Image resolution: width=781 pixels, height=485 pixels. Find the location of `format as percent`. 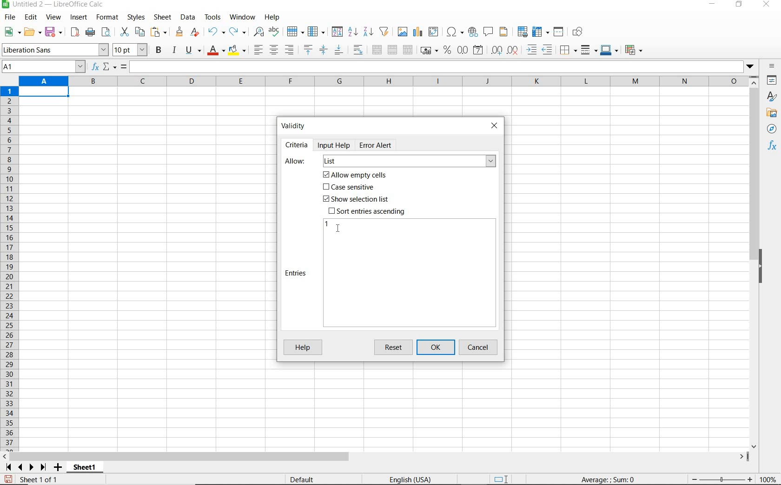

format as percent is located at coordinates (447, 50).